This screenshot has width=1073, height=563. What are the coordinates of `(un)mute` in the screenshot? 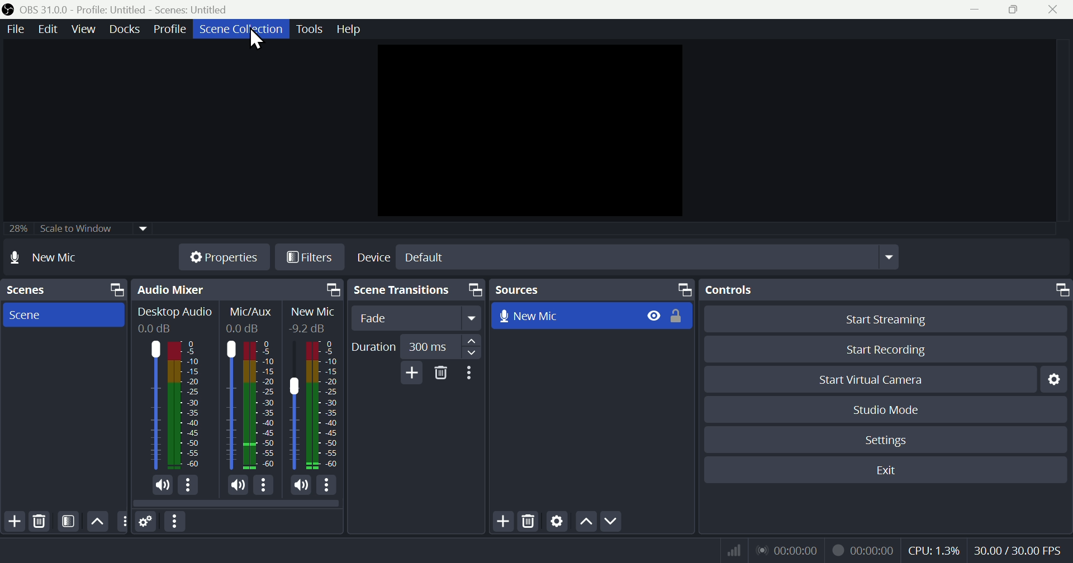 It's located at (302, 486).